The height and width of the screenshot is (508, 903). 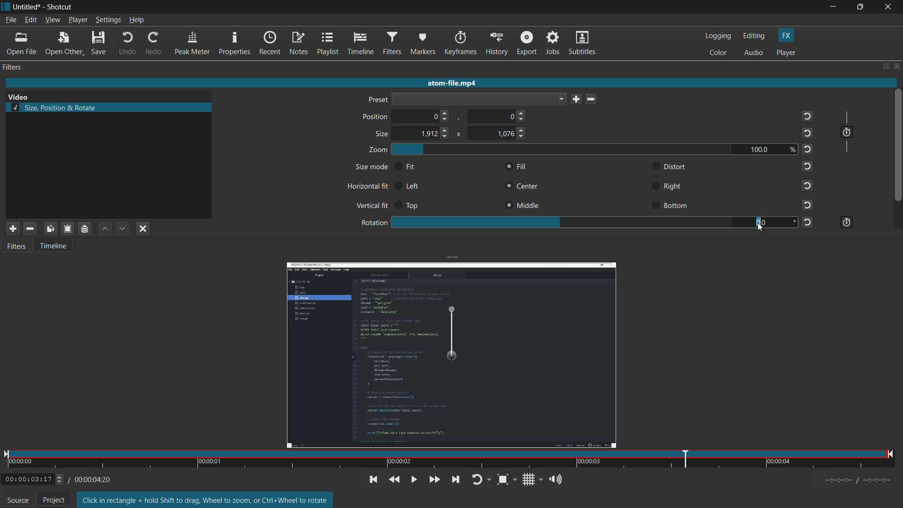 I want to click on editing, so click(x=755, y=36).